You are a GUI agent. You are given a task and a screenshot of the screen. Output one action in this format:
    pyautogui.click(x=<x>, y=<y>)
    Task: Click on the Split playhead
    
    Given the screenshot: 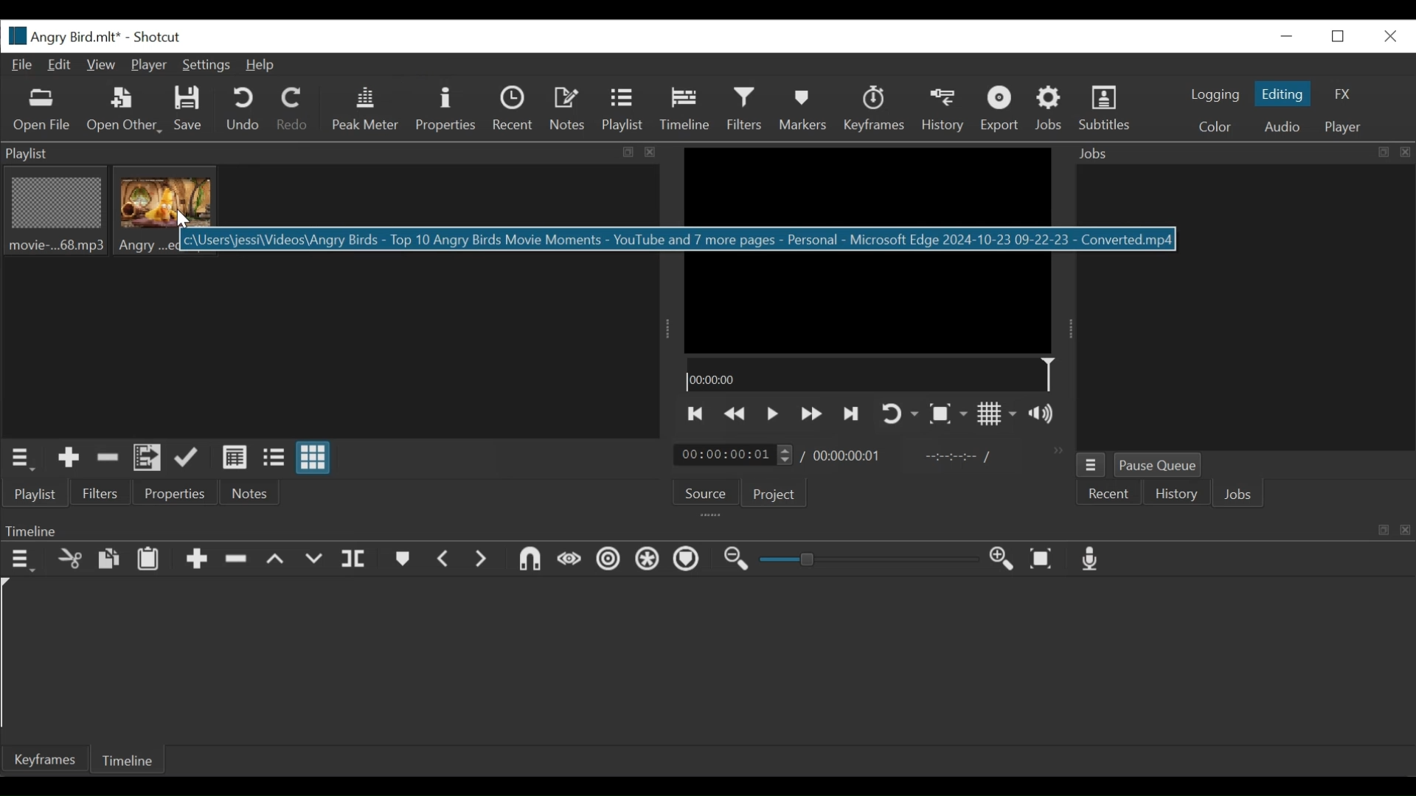 What is the action you would take?
    pyautogui.click(x=353, y=562)
    